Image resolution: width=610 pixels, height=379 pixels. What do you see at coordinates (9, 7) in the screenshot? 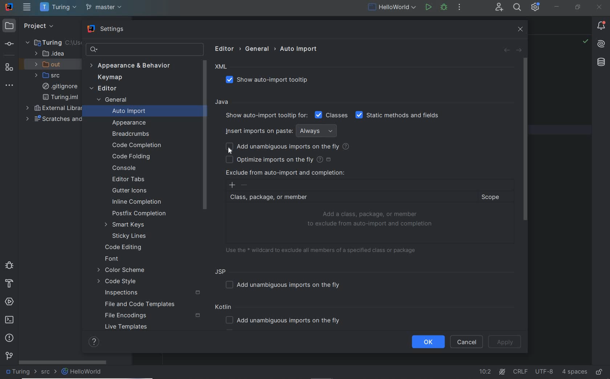
I see `Application logo` at bounding box center [9, 7].